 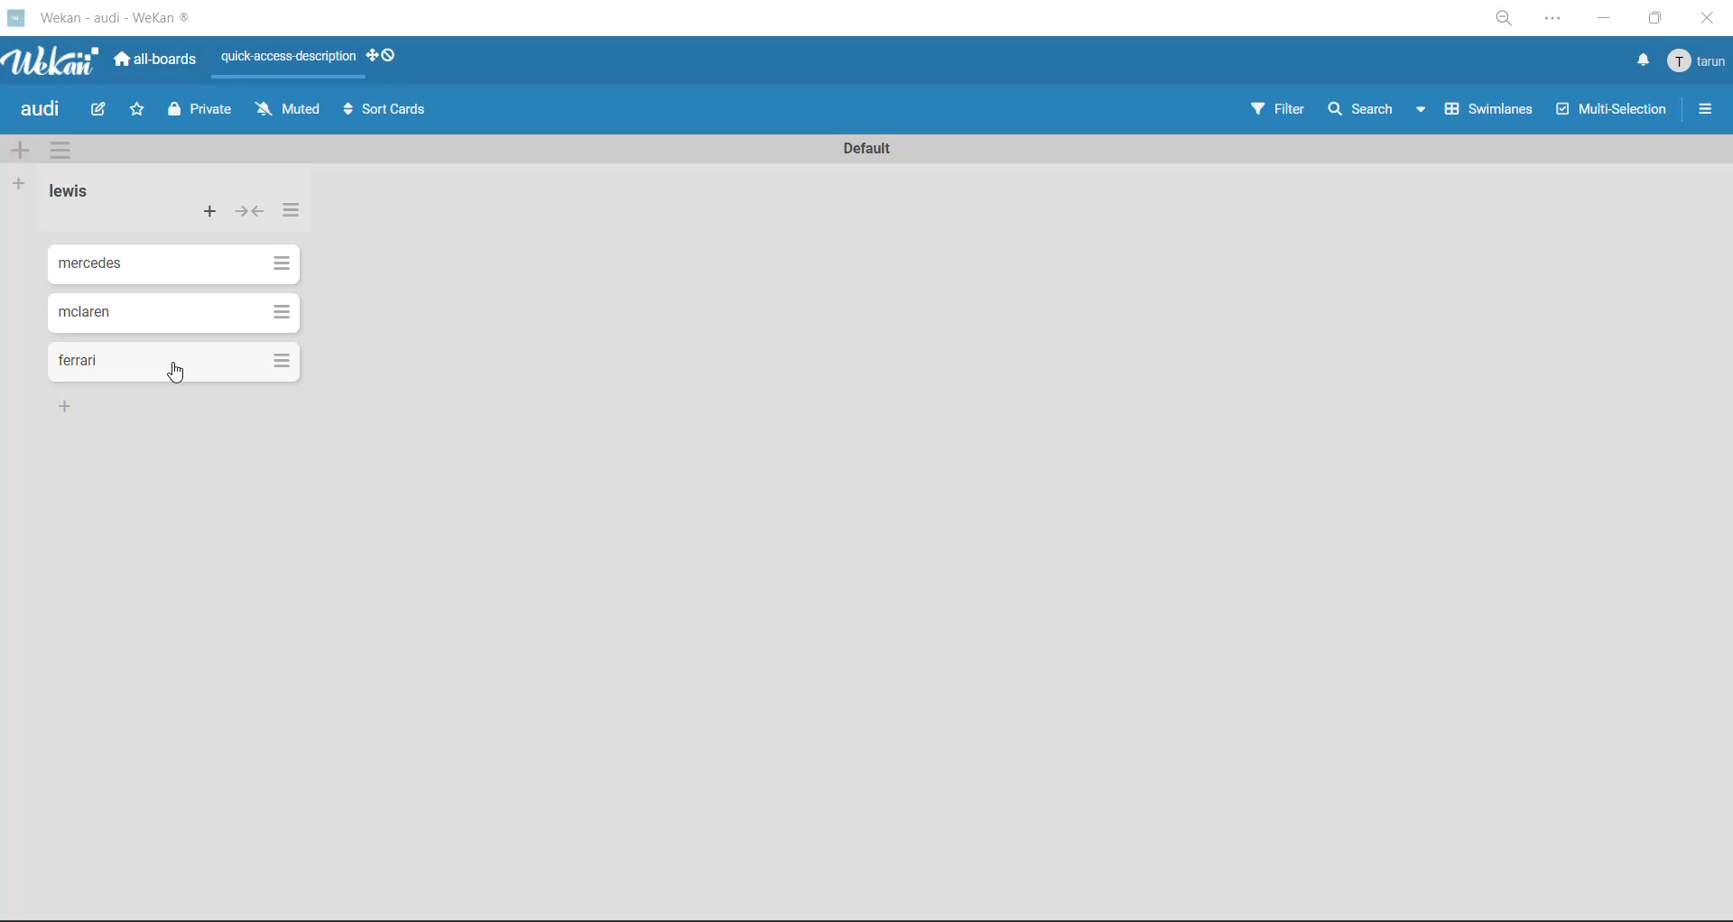 I want to click on edit, so click(x=103, y=110).